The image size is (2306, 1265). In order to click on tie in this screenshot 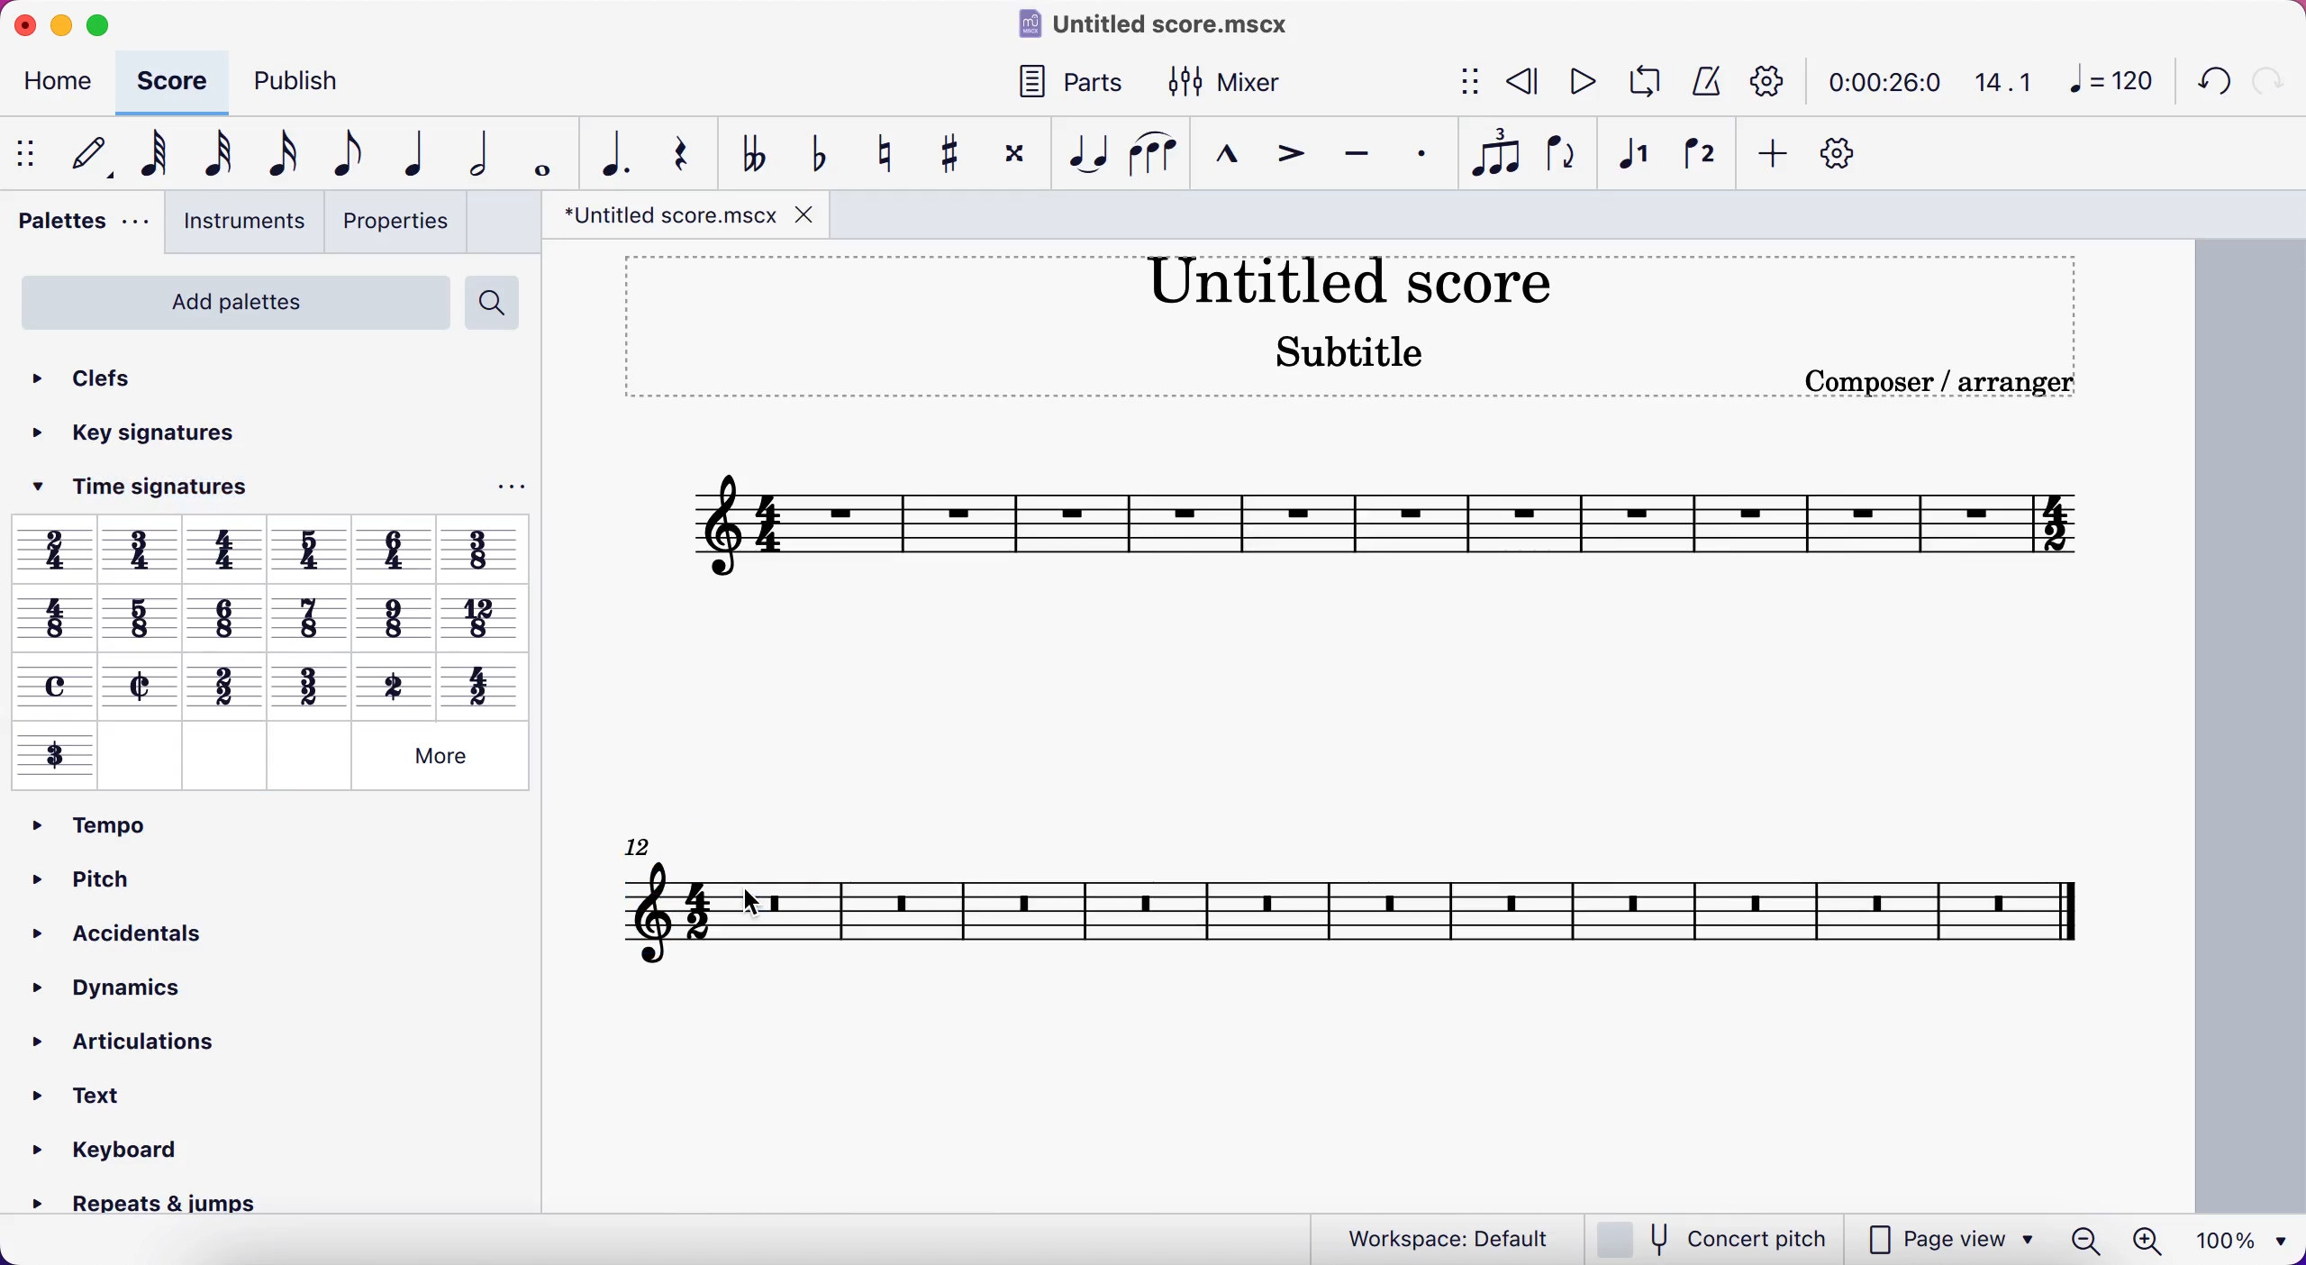, I will do `click(1081, 151)`.